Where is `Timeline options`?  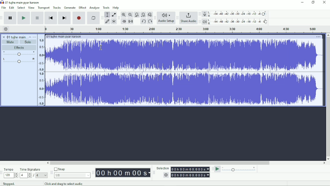 Timeline options is located at coordinates (6, 29).